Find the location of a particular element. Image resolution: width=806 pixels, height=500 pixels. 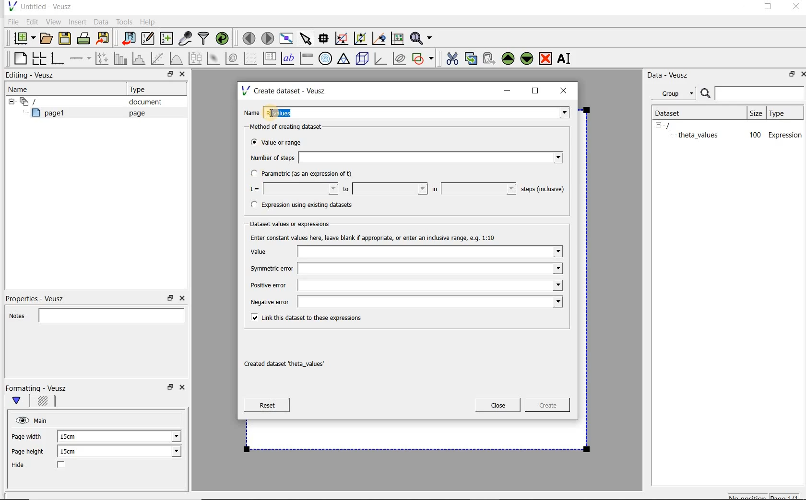

click or draw a rectangle to zoom graph axes is located at coordinates (344, 39).